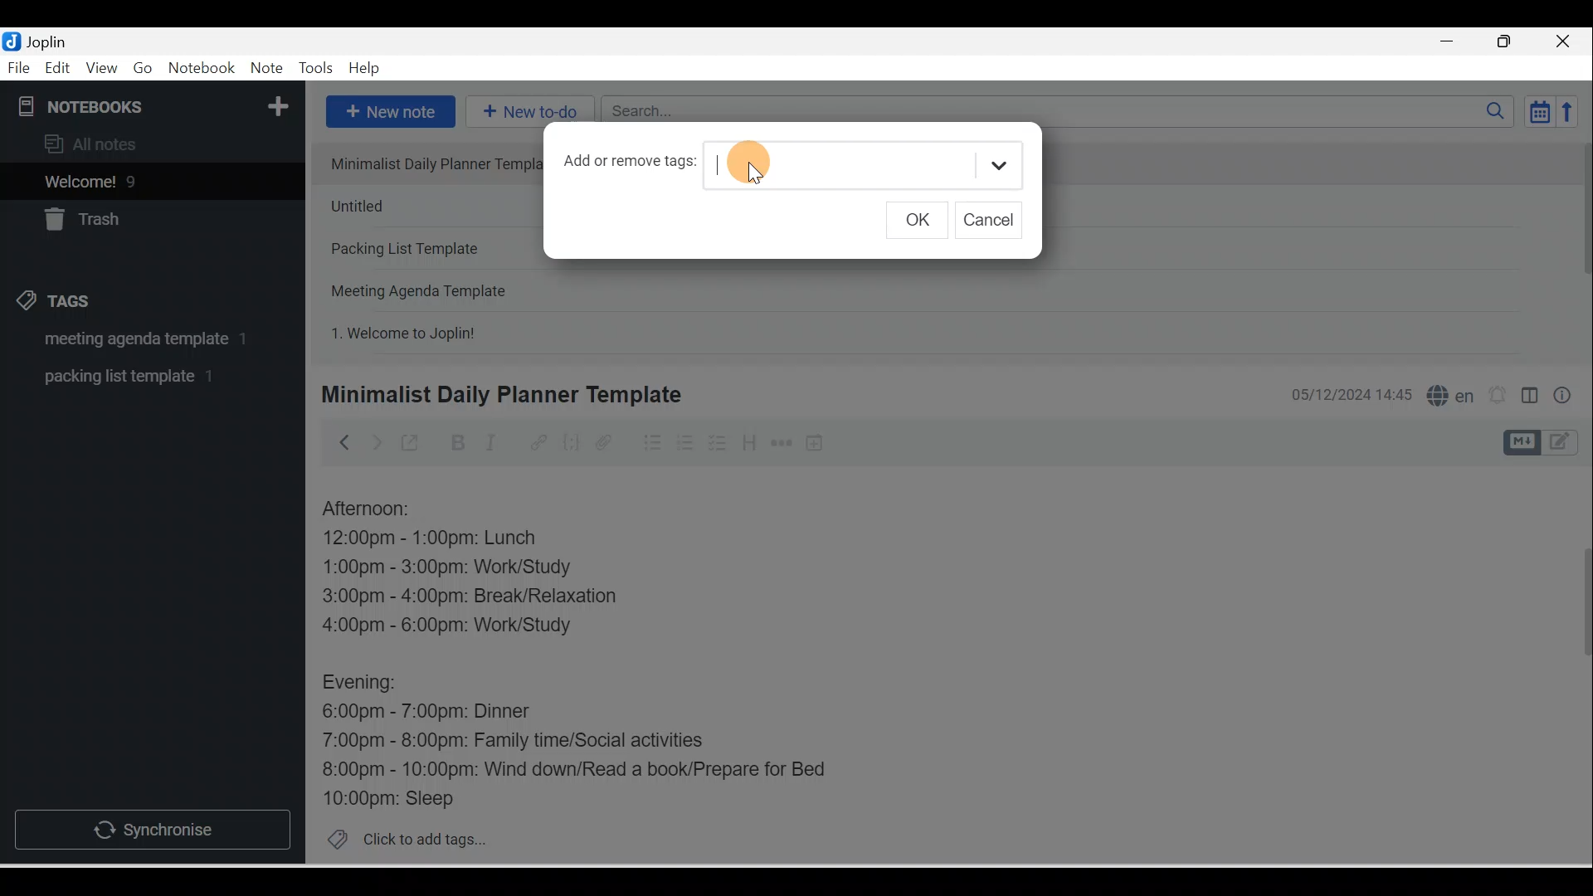  Describe the element at coordinates (51, 40) in the screenshot. I see `Joplin` at that location.